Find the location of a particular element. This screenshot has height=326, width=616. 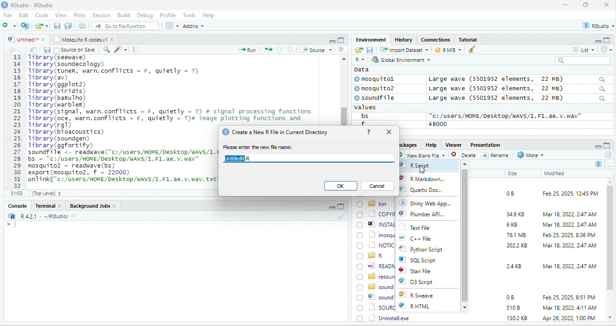

‘| COPYING is located at coordinates (376, 214).